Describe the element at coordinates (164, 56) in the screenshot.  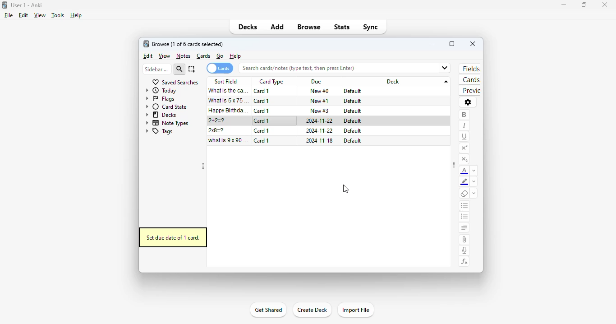
I see `view` at that location.